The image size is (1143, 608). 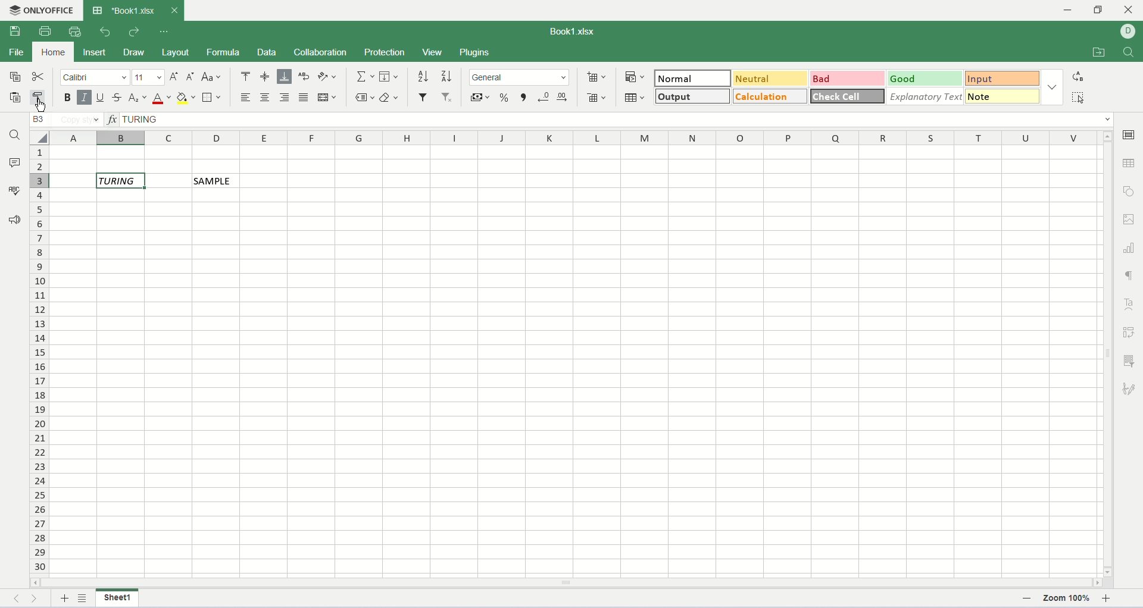 I want to click on comment, so click(x=14, y=162).